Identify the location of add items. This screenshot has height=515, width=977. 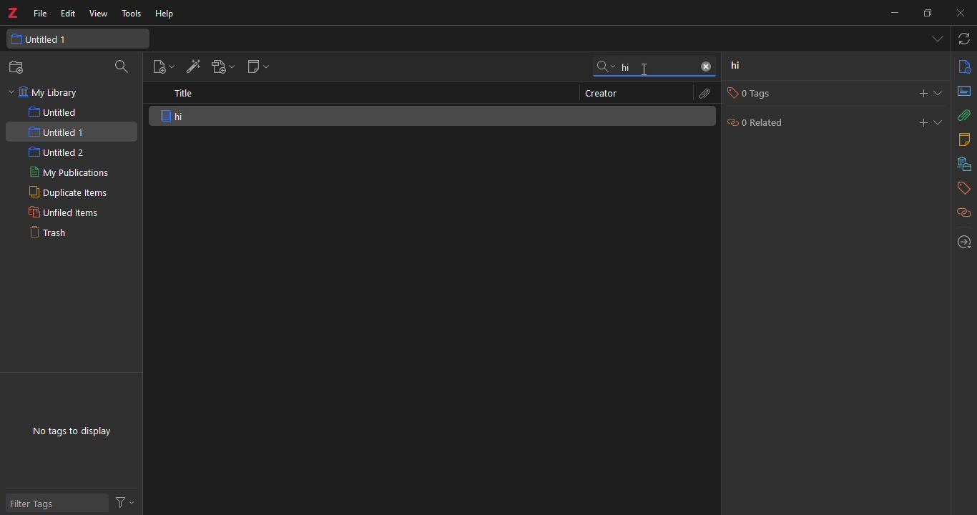
(192, 67).